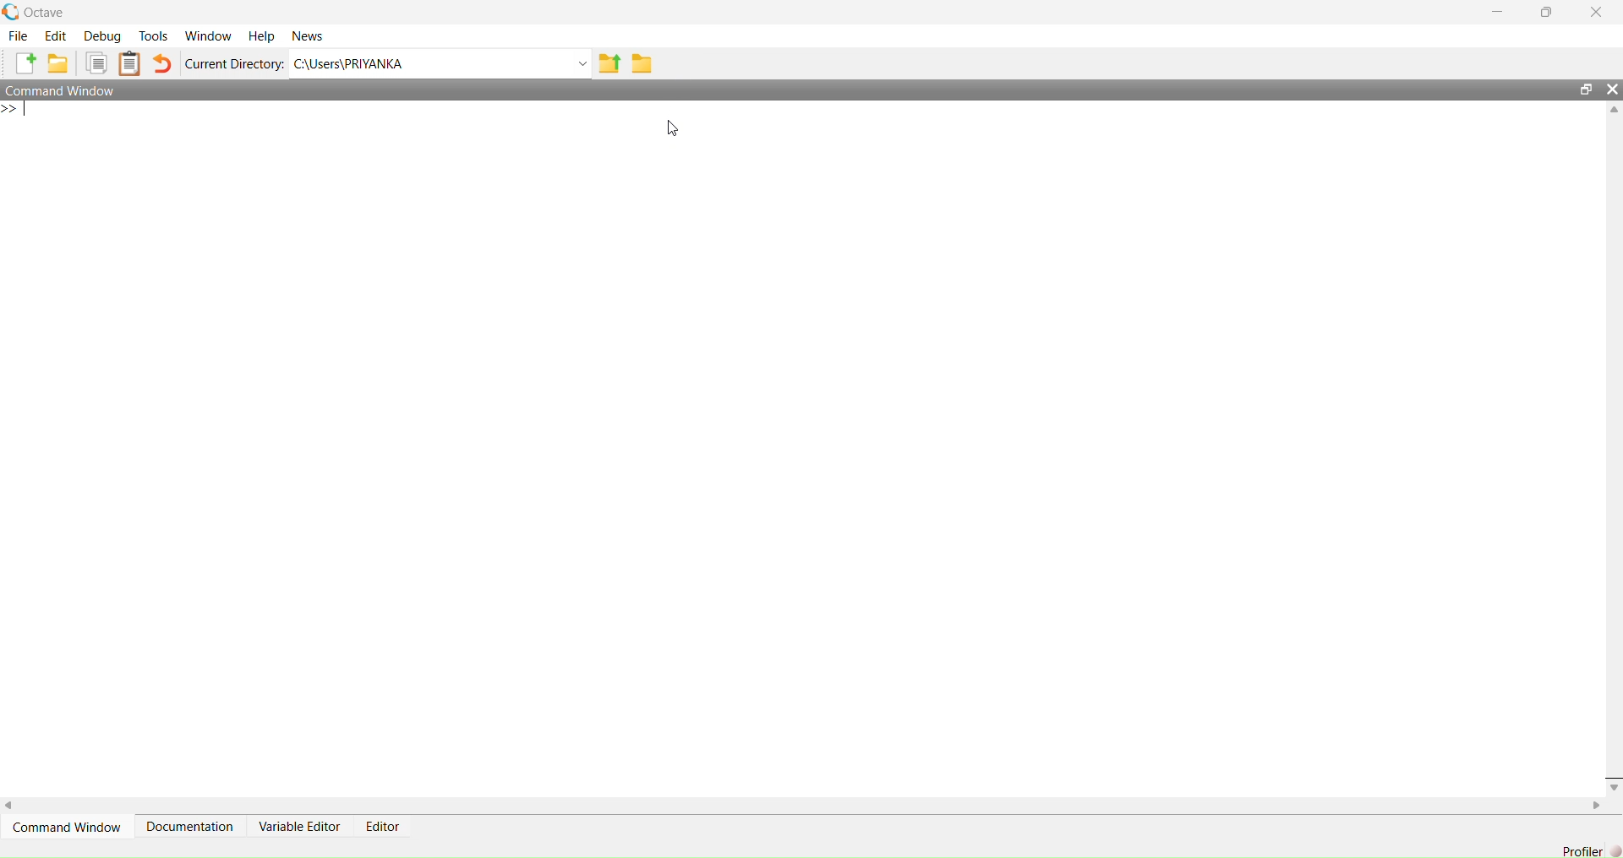 The image size is (1623, 858). I want to click on Copy, so click(98, 62).